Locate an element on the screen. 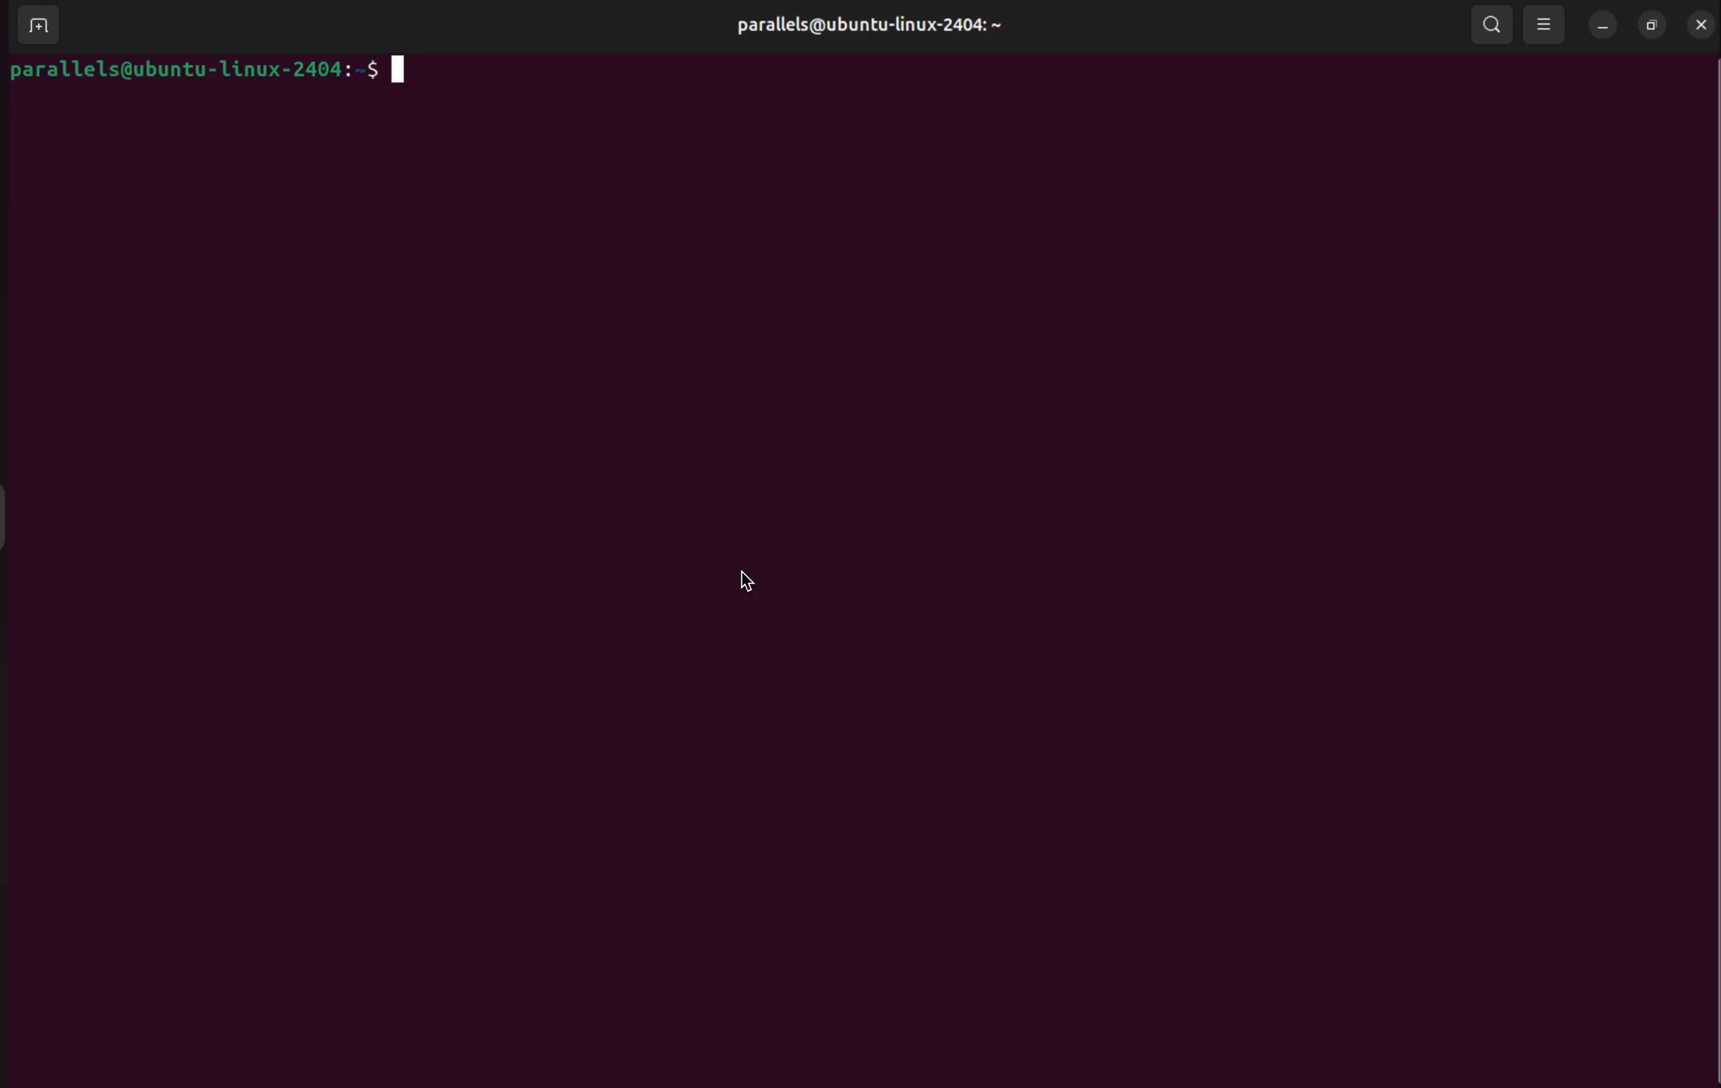 The image size is (1721, 1088). minimize is located at coordinates (1601, 26).